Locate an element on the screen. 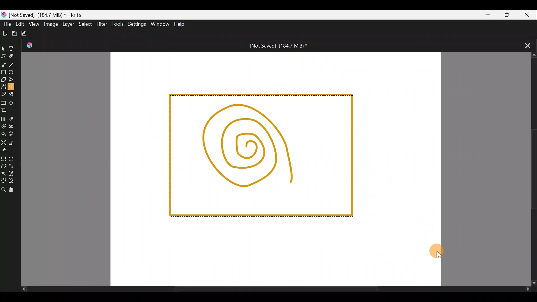 Image resolution: width=537 pixels, height=302 pixels. Layer is located at coordinates (69, 23).